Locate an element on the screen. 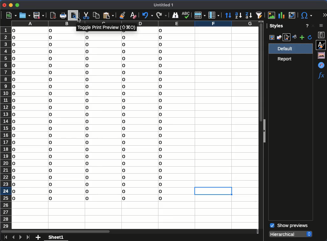 The image size is (327, 241). add is located at coordinates (39, 238).